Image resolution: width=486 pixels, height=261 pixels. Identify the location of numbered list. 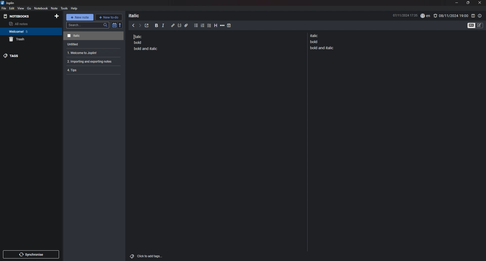
(203, 26).